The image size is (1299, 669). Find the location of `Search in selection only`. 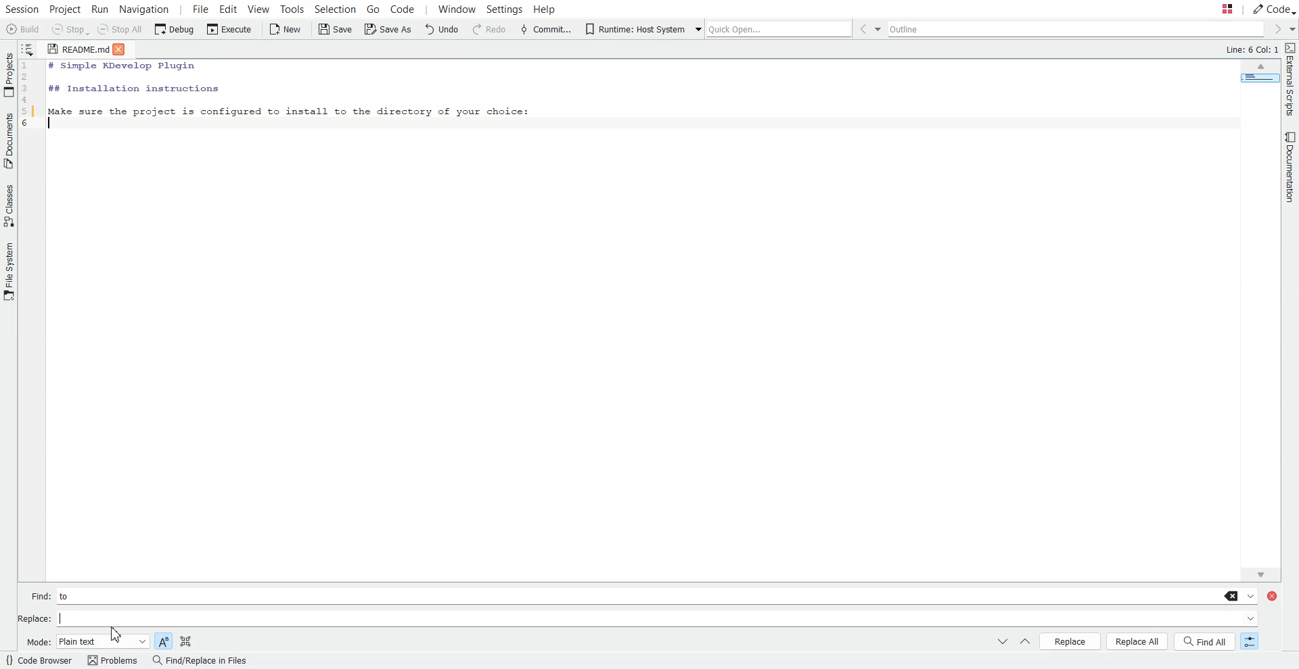

Search in selection only is located at coordinates (185, 640).